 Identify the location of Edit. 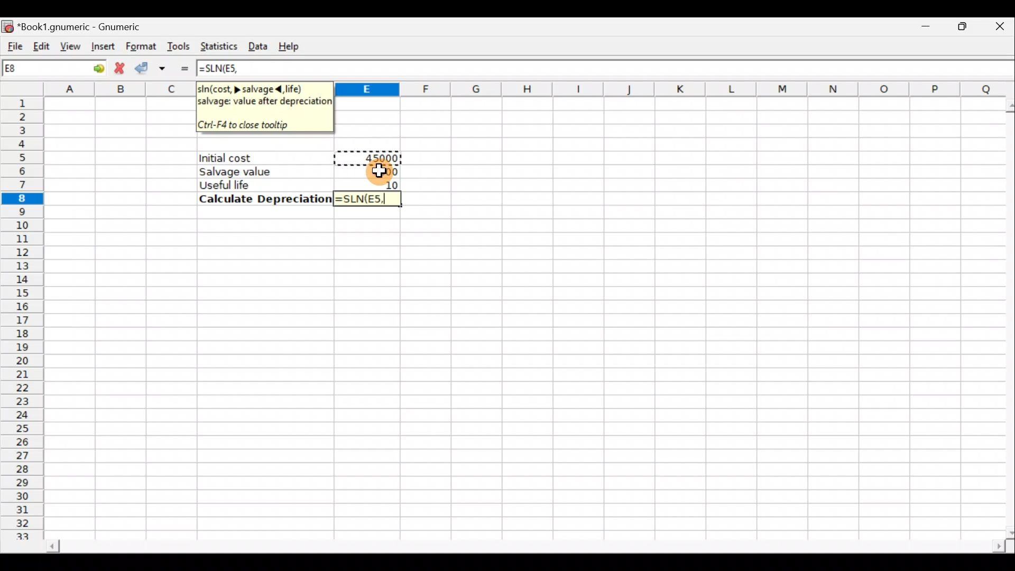
(39, 44).